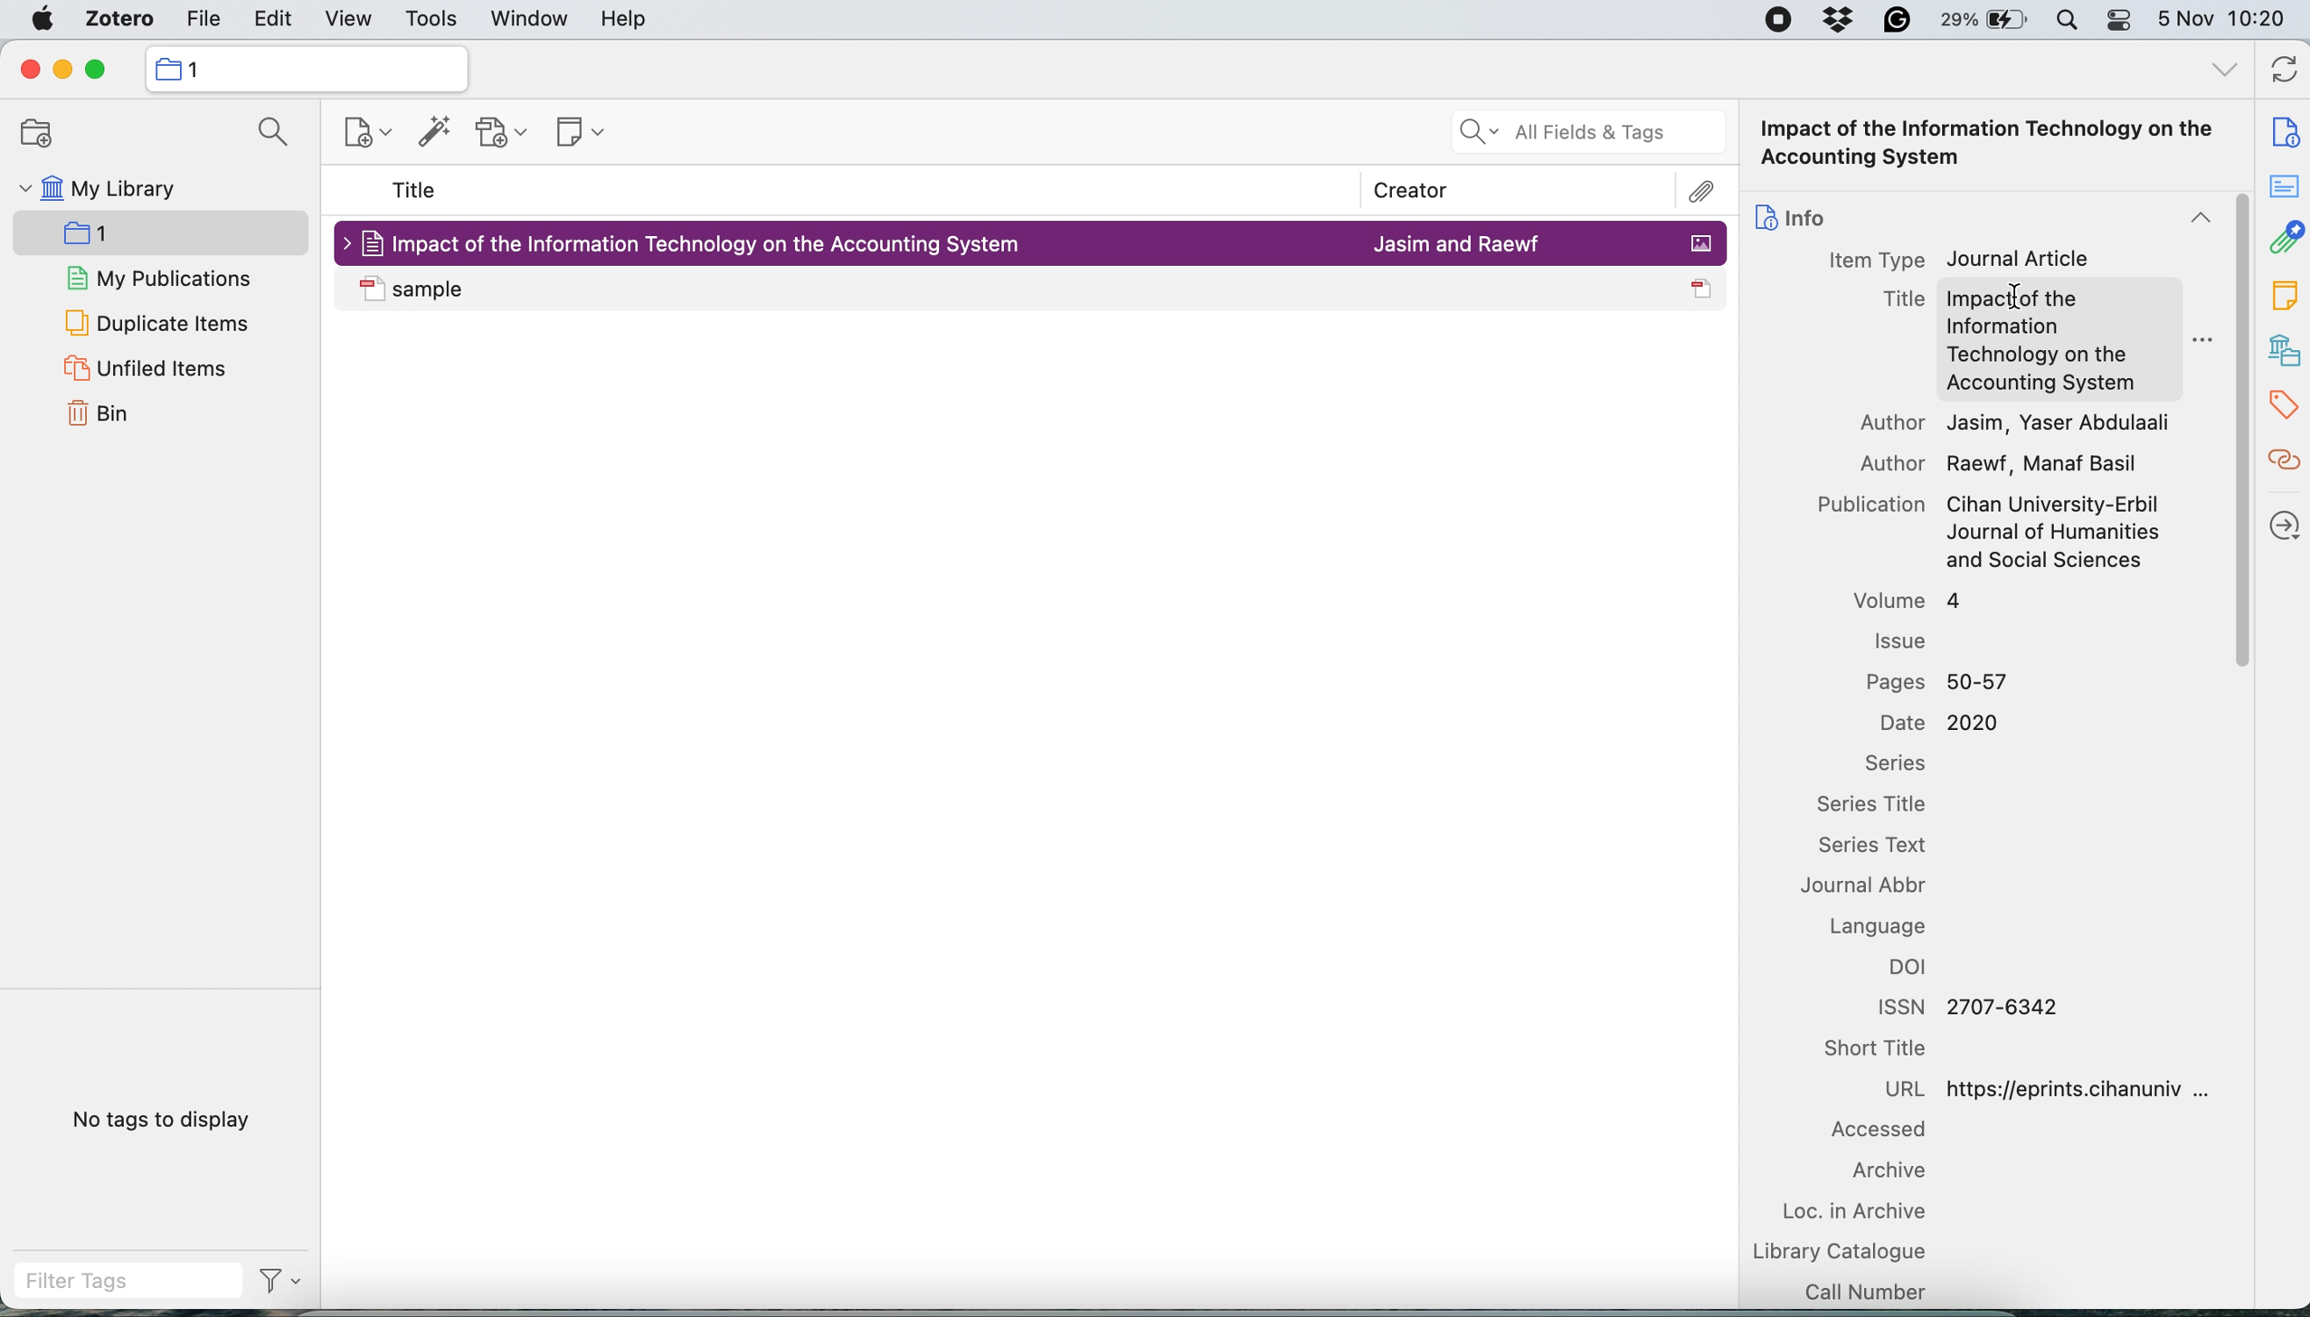 The image size is (2310, 1317). Describe the element at coordinates (1948, 724) in the screenshot. I see `Date 2020` at that location.